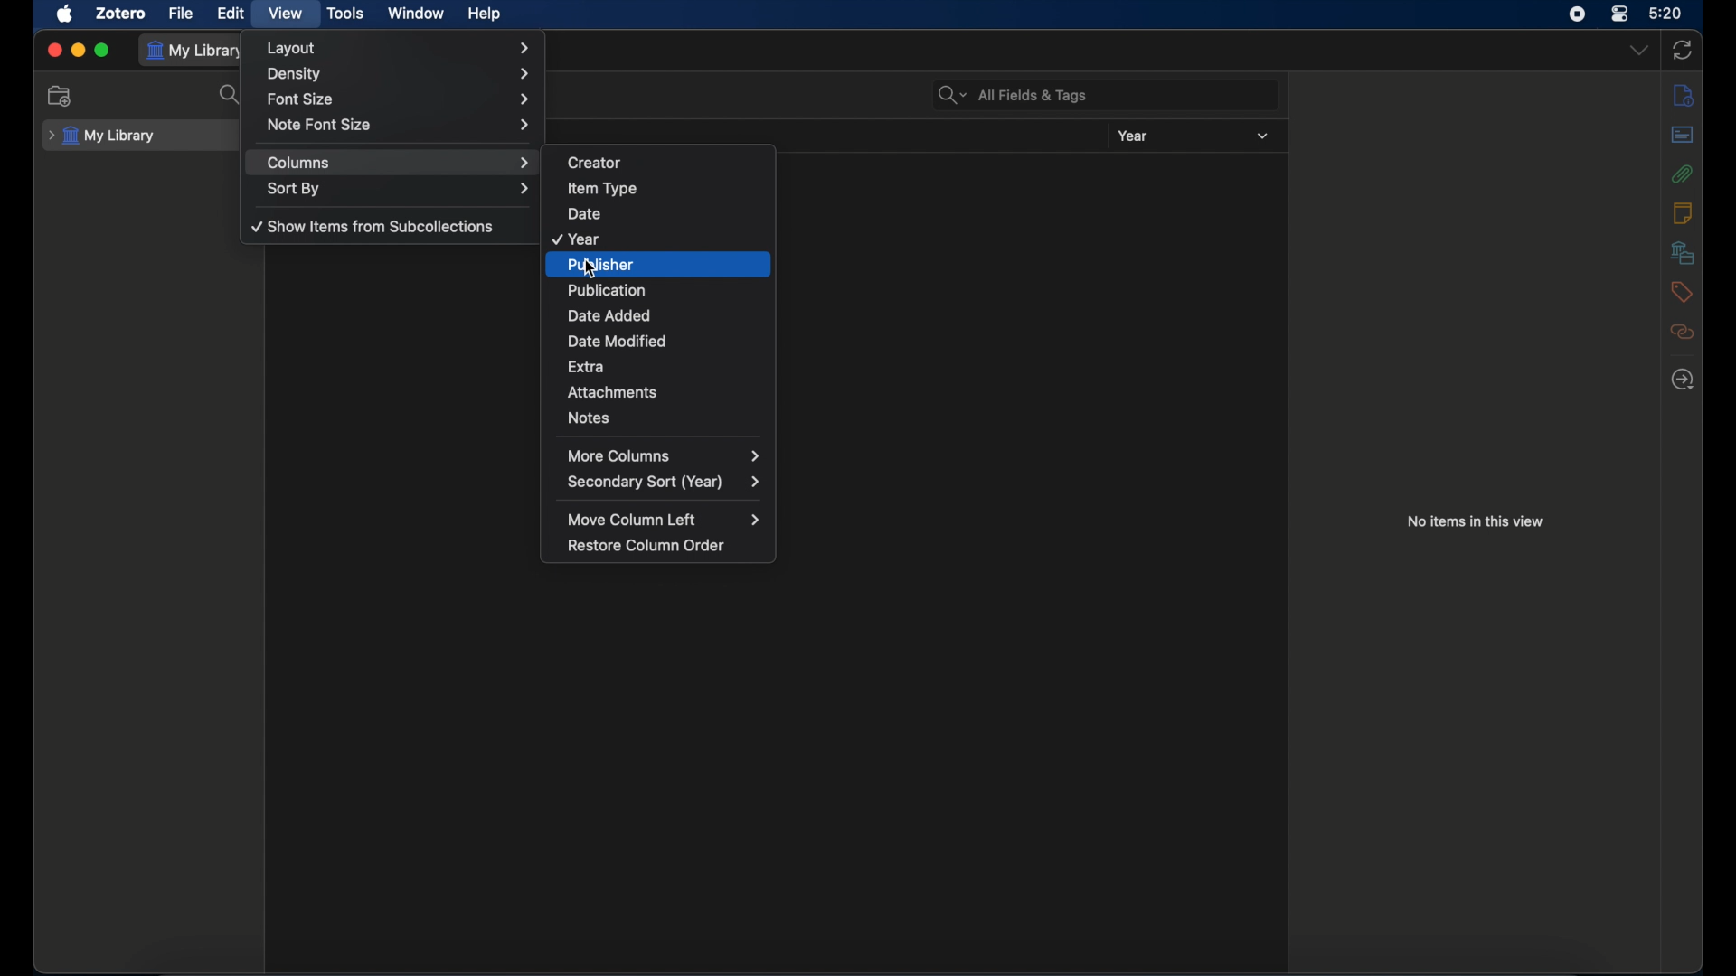 This screenshot has width=1736, height=976. What do you see at coordinates (78, 51) in the screenshot?
I see `minimize` at bounding box center [78, 51].